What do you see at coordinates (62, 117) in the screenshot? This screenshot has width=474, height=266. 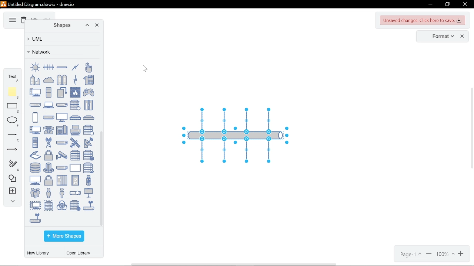 I see `monitor` at bounding box center [62, 117].